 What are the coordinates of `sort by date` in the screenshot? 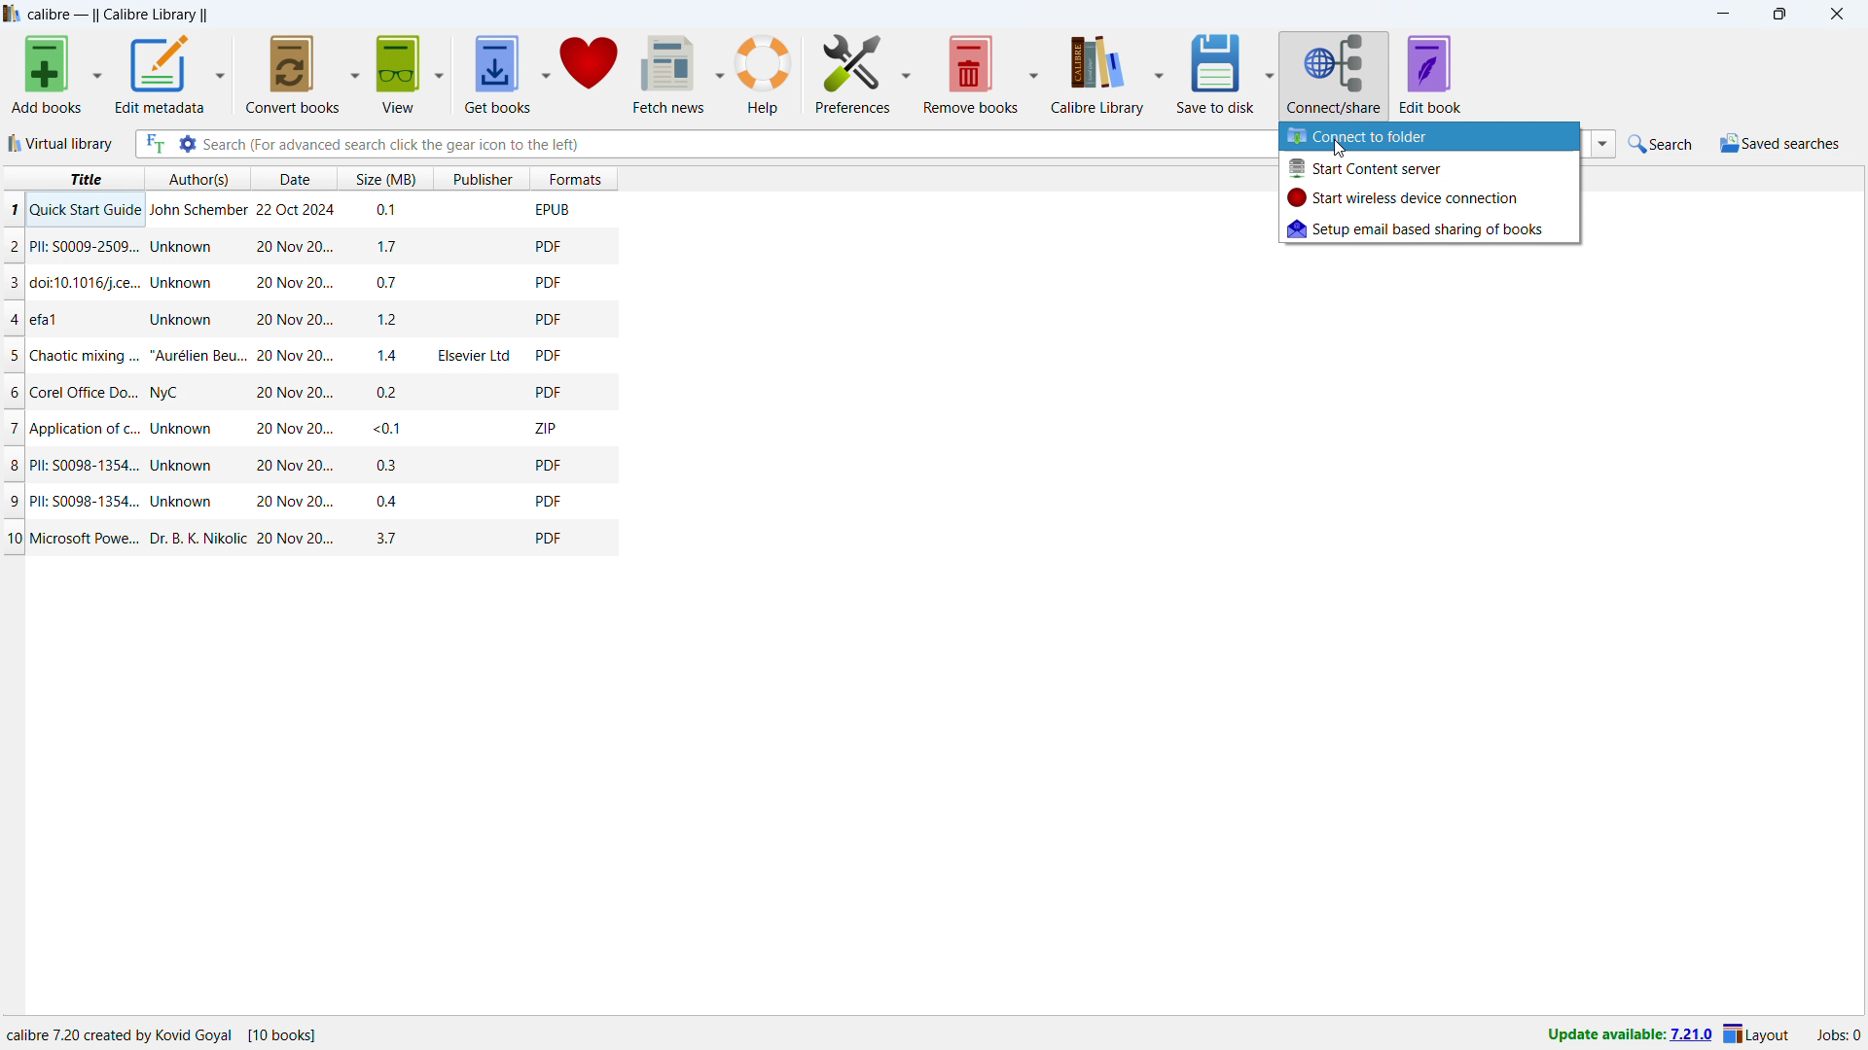 It's located at (294, 178).